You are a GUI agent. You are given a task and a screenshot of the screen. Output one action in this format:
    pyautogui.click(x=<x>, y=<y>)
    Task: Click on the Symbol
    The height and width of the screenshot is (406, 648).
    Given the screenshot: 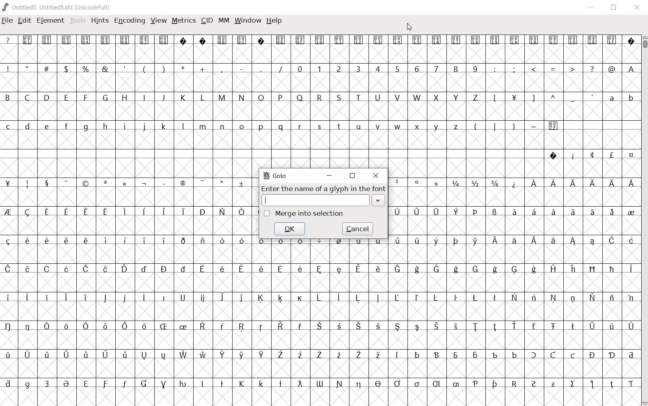 What is the action you would take?
    pyautogui.click(x=631, y=182)
    